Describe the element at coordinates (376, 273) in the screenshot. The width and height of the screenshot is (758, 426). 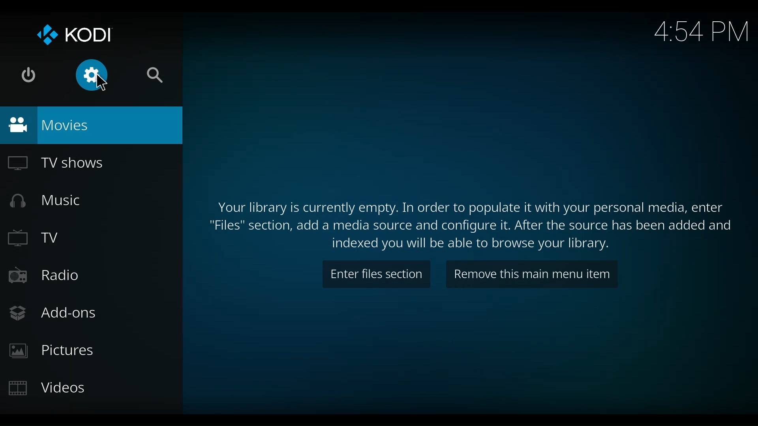
I see `Enter files section` at that location.